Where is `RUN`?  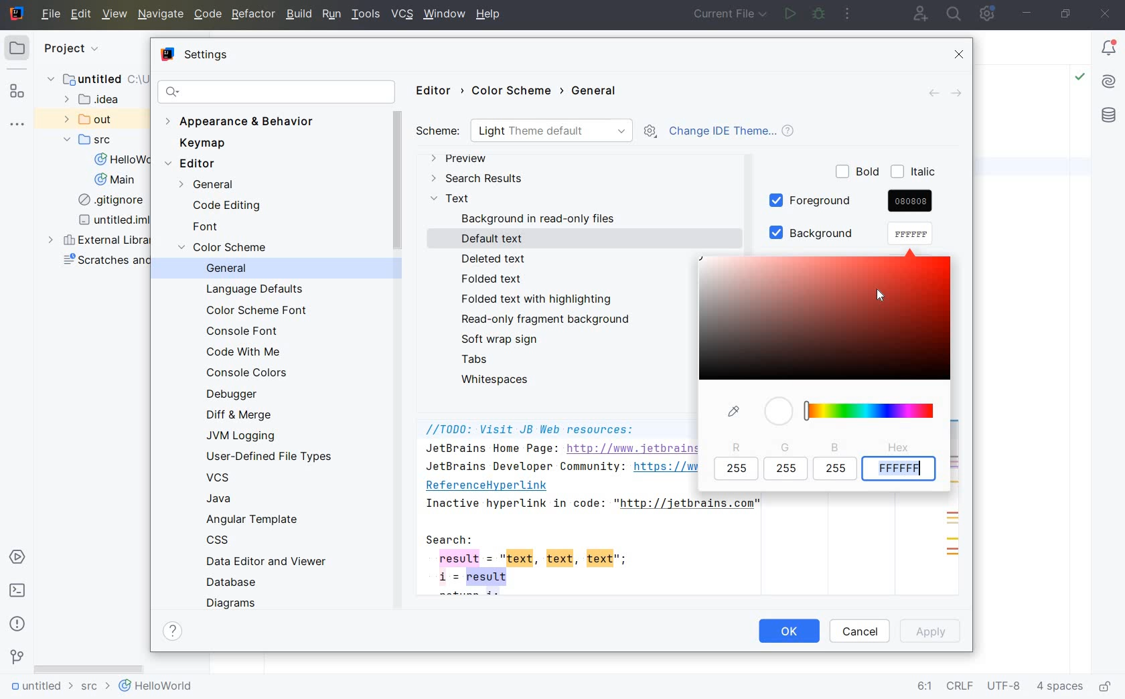
RUN is located at coordinates (332, 15).